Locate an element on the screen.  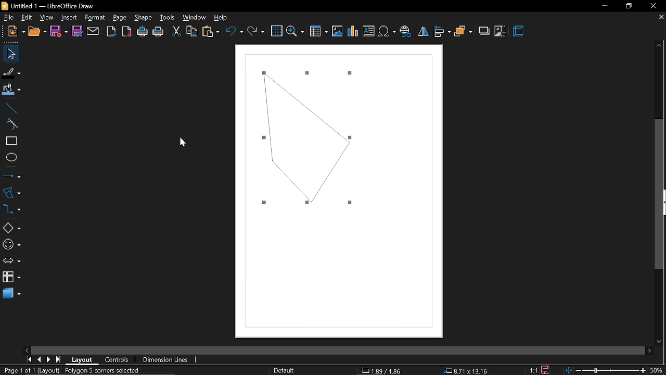
next page is located at coordinates (51, 358).